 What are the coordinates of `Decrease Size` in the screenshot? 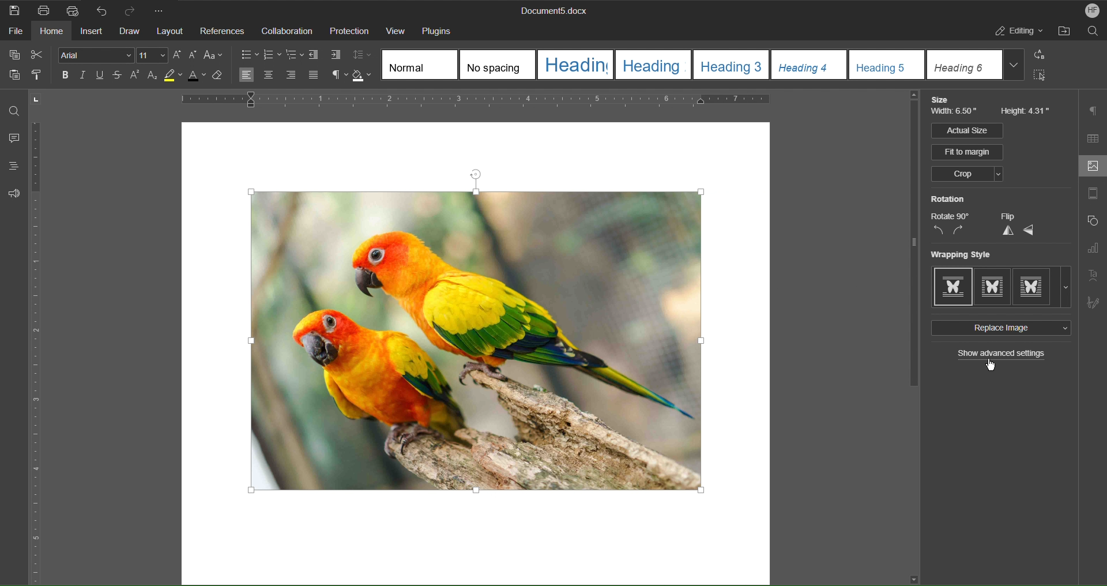 It's located at (195, 55).